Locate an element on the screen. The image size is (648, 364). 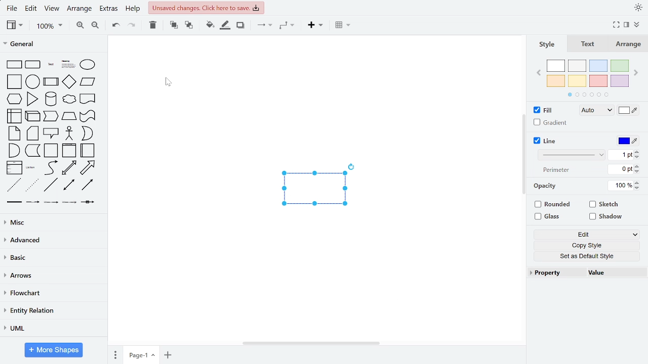
line is located at coordinates (547, 142).